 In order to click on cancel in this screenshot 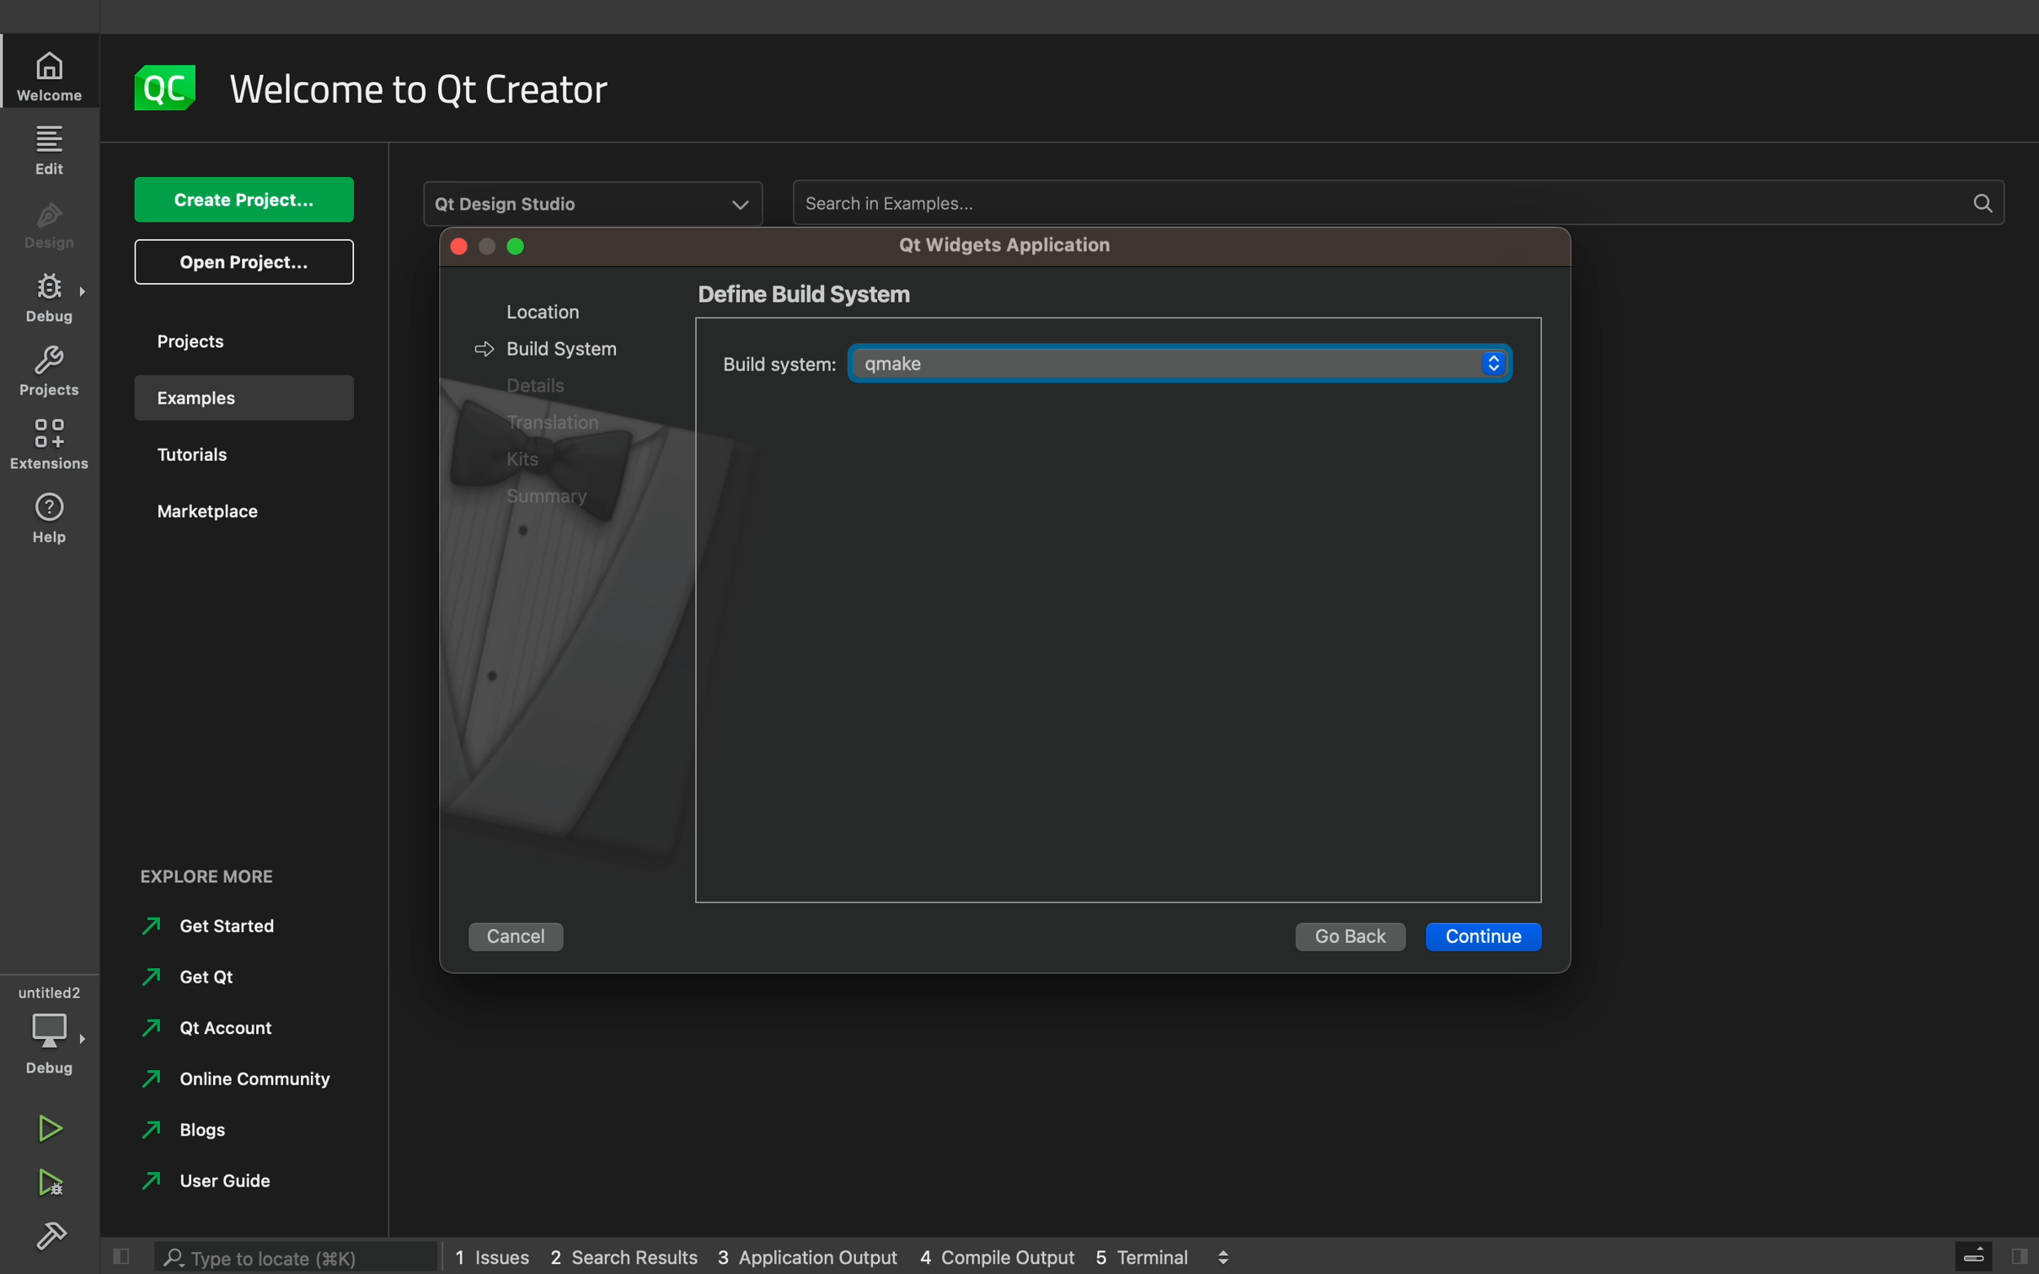, I will do `click(524, 933)`.